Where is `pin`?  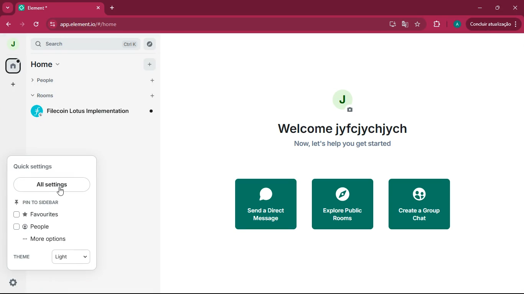 pin is located at coordinates (38, 203).